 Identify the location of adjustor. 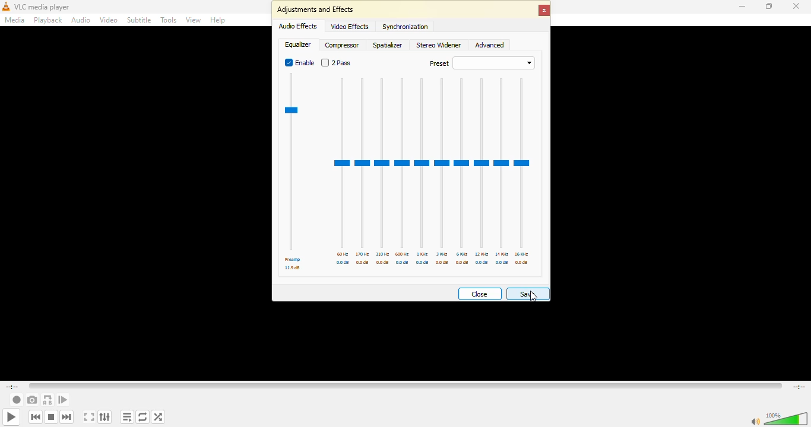
(461, 163).